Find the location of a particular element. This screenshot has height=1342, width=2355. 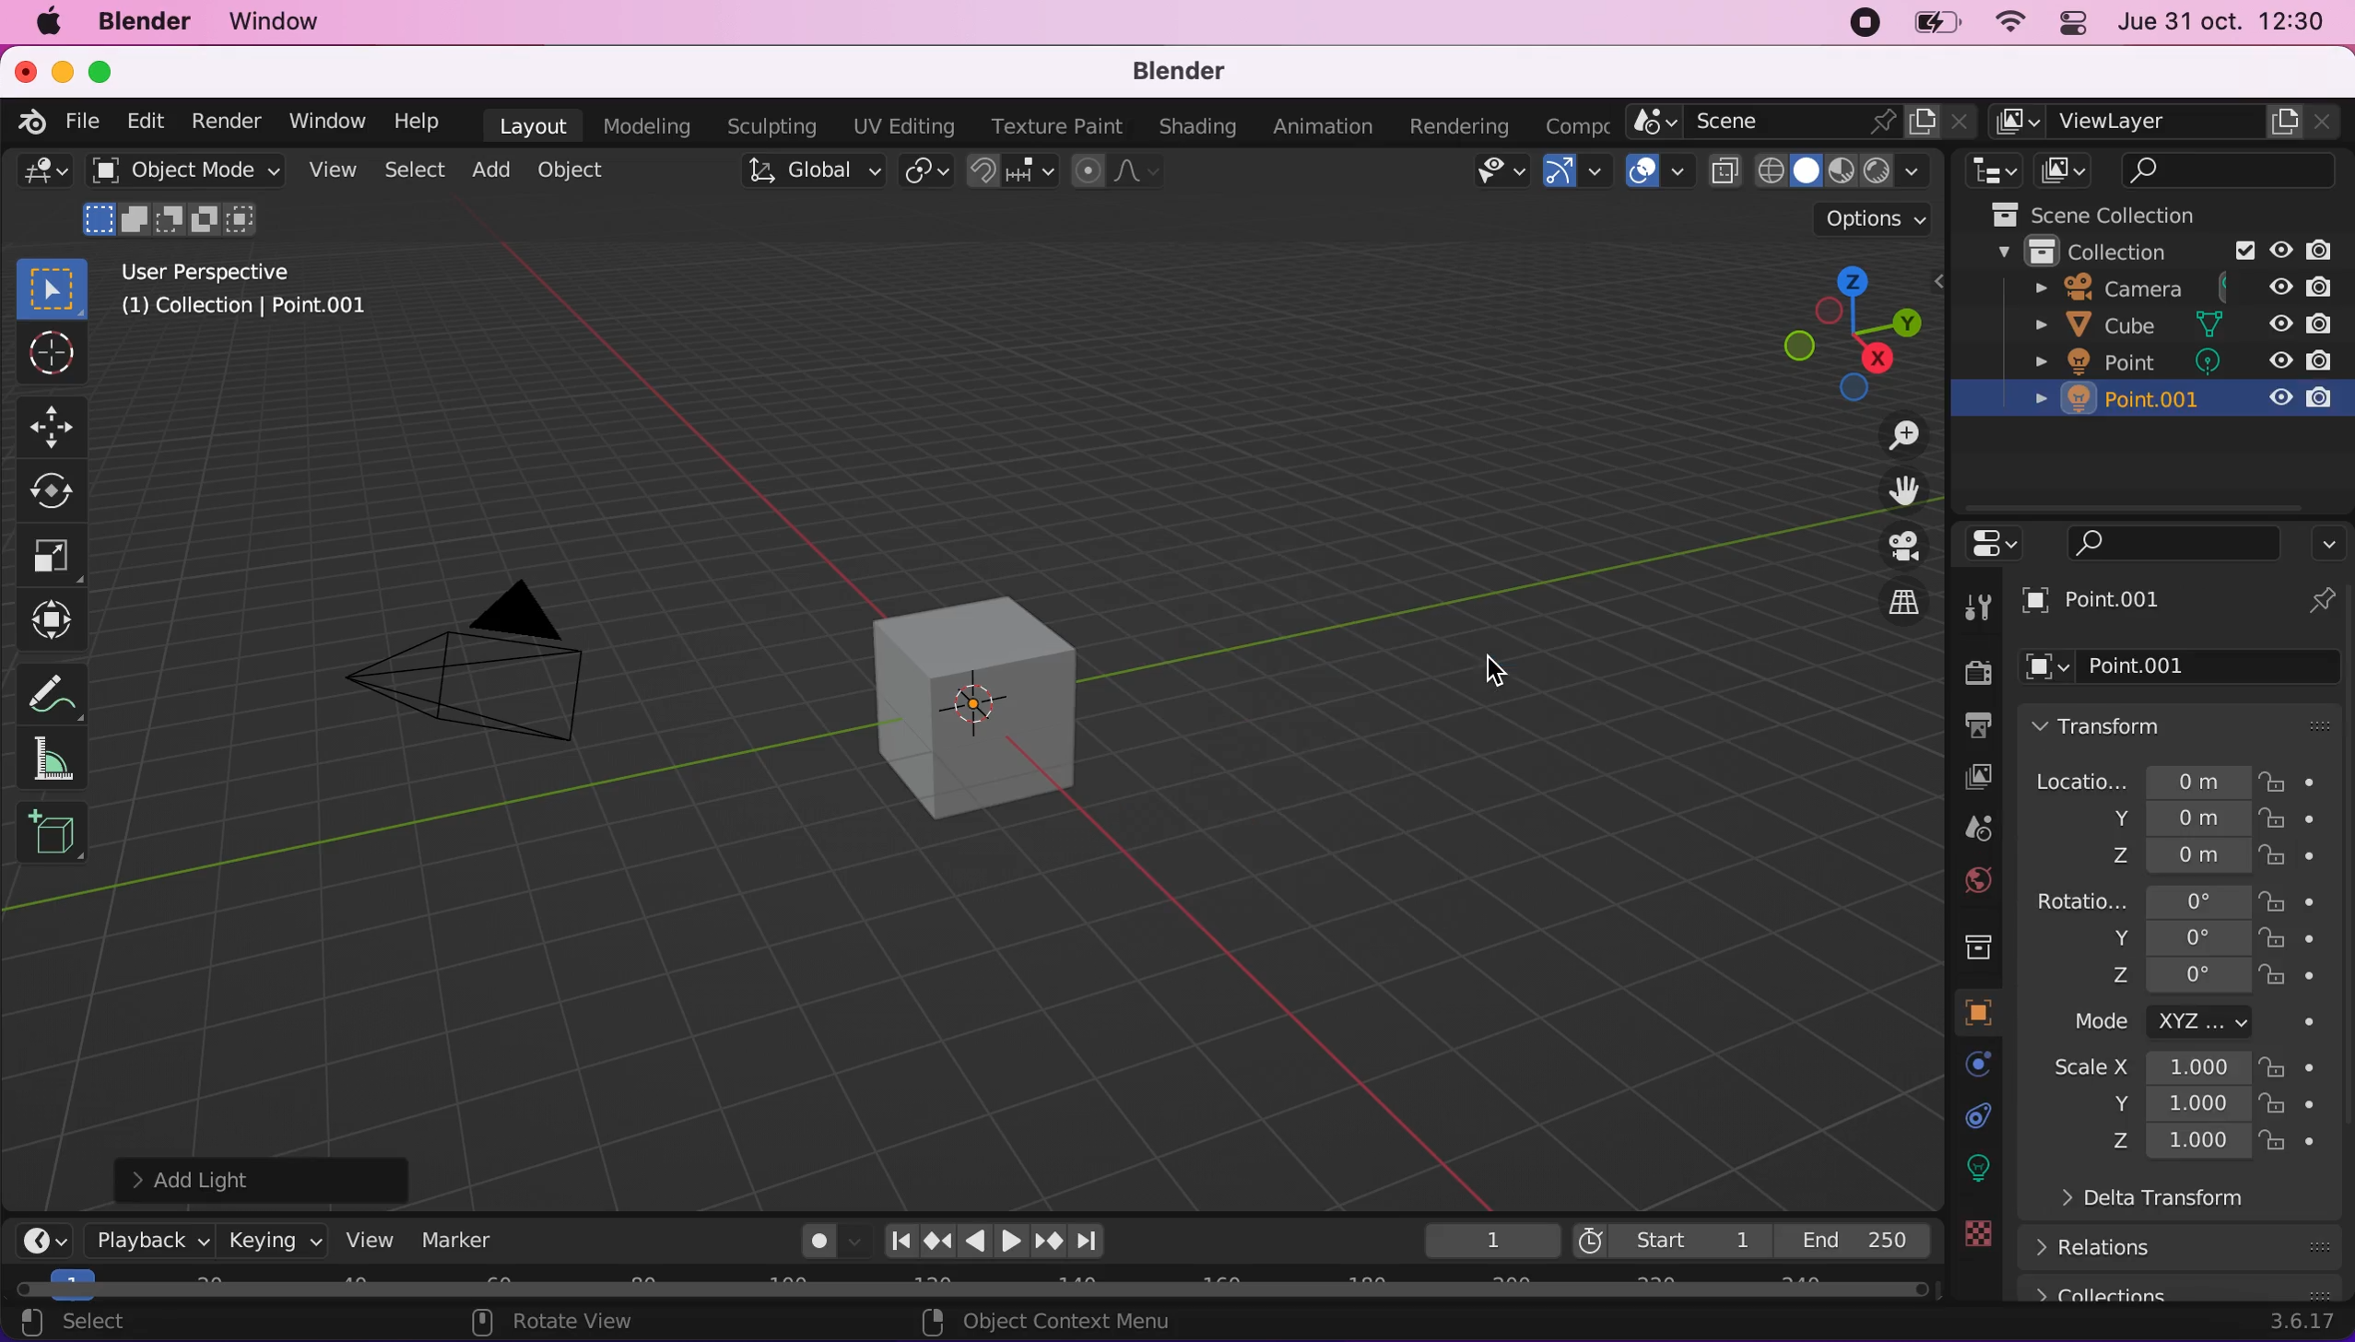

proportional editing objects is located at coordinates (1125, 170).